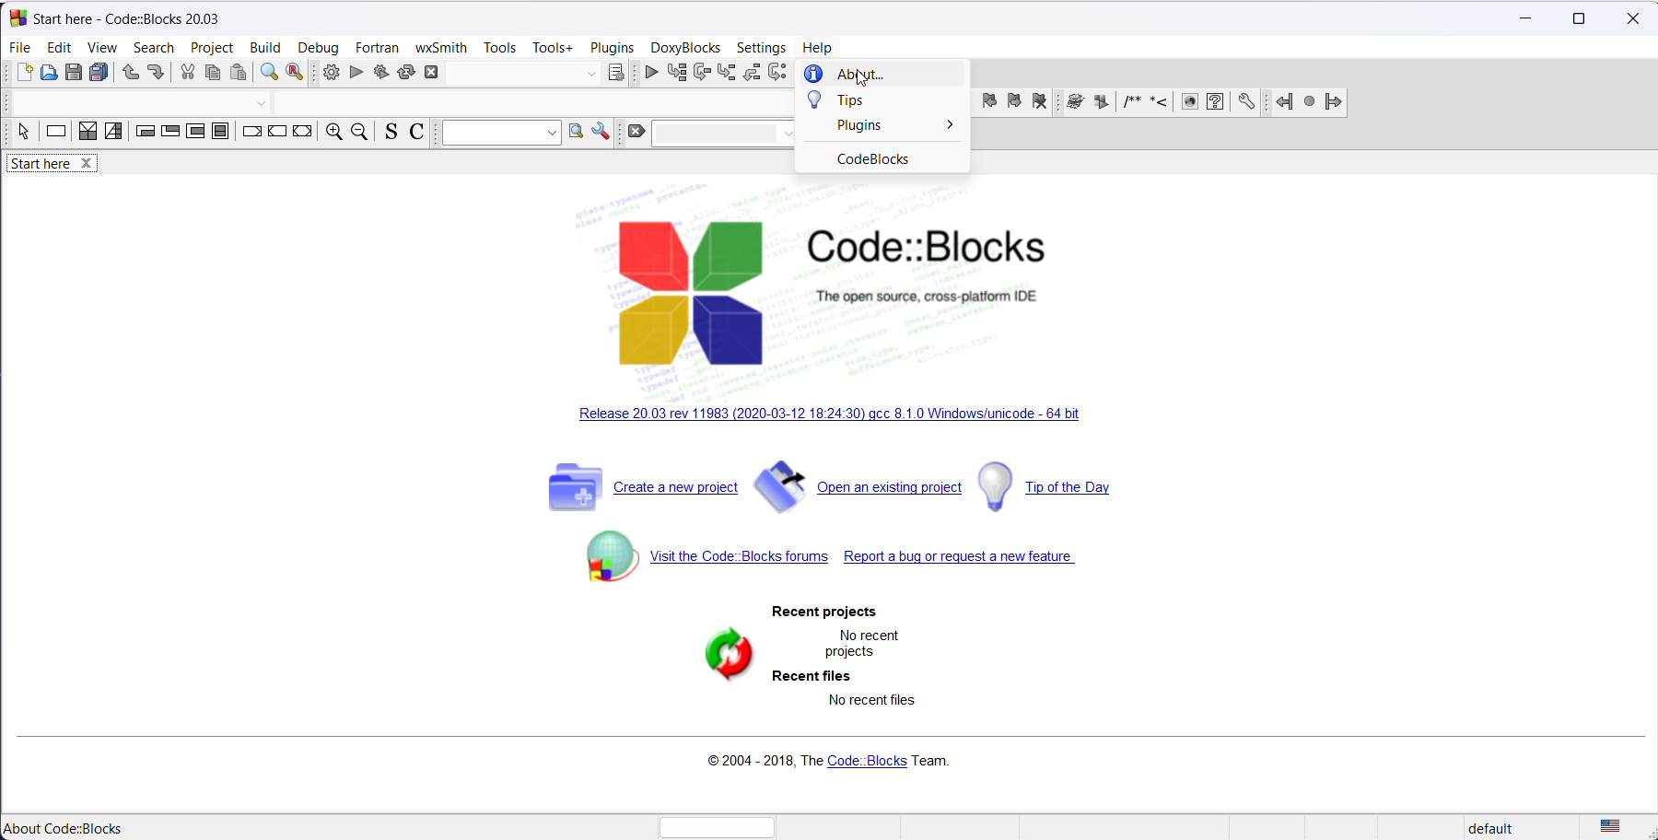 The height and width of the screenshot is (840, 1658). What do you see at coordinates (720, 657) in the screenshot?
I see `refresh` at bounding box center [720, 657].